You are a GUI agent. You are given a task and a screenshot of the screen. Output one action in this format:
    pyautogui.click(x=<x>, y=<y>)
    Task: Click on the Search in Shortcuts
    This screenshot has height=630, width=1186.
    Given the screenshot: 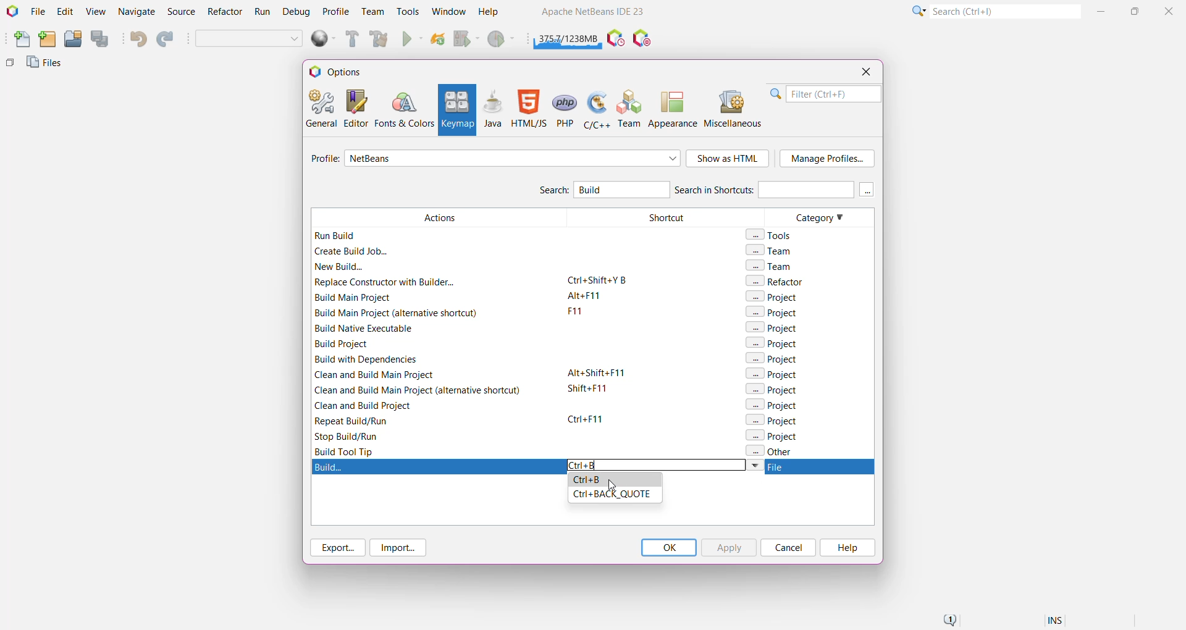 What is the action you would take?
    pyautogui.click(x=763, y=189)
    